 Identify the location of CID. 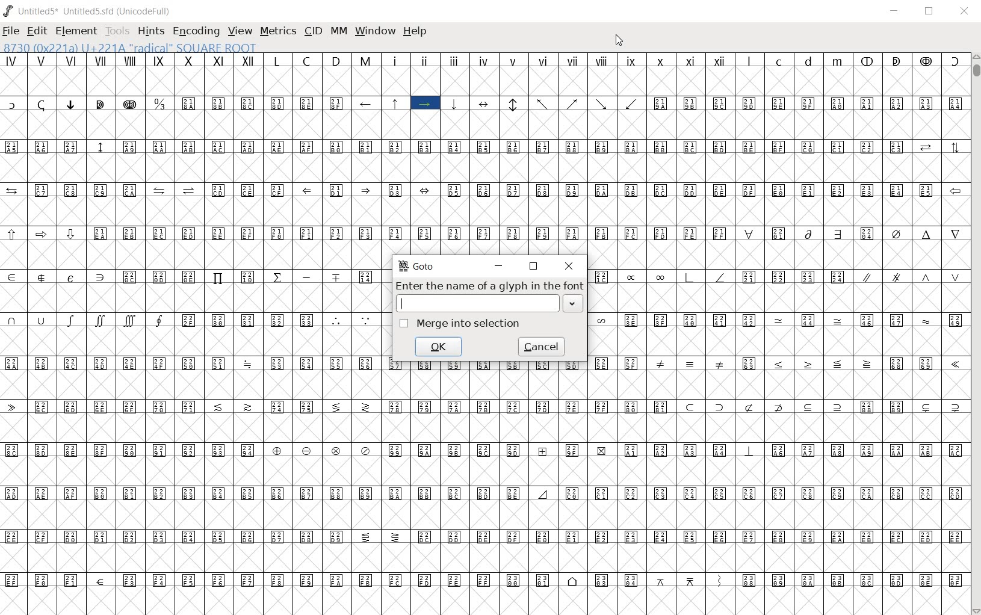
(312, 31).